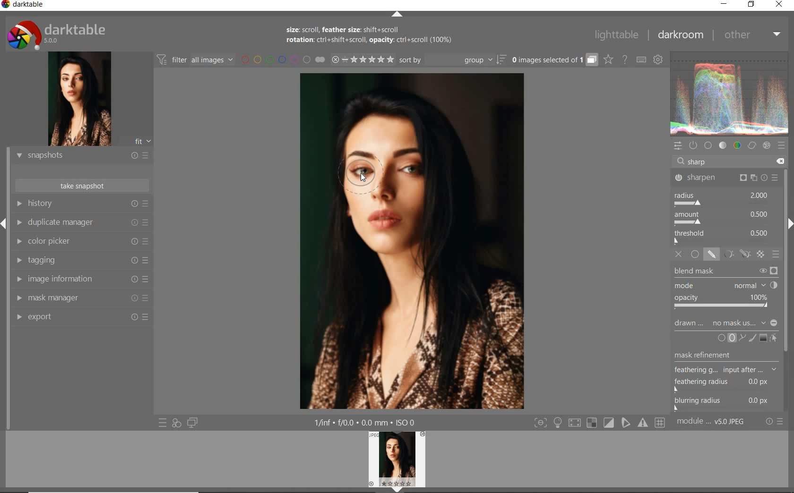  Describe the element at coordinates (193, 422) in the screenshot. I see `display a second darkroom image window` at that location.